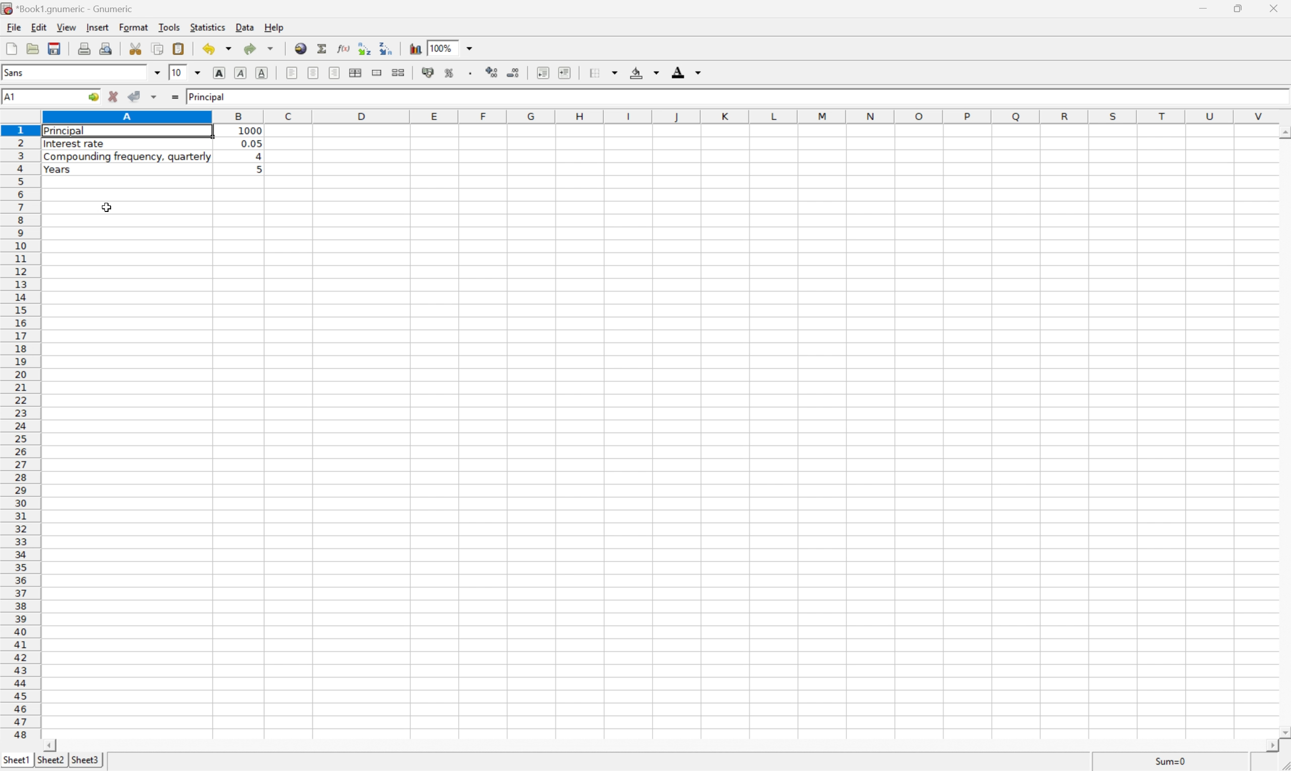 The width and height of the screenshot is (1291, 771). Describe the element at coordinates (86, 759) in the screenshot. I see `sheet3` at that location.